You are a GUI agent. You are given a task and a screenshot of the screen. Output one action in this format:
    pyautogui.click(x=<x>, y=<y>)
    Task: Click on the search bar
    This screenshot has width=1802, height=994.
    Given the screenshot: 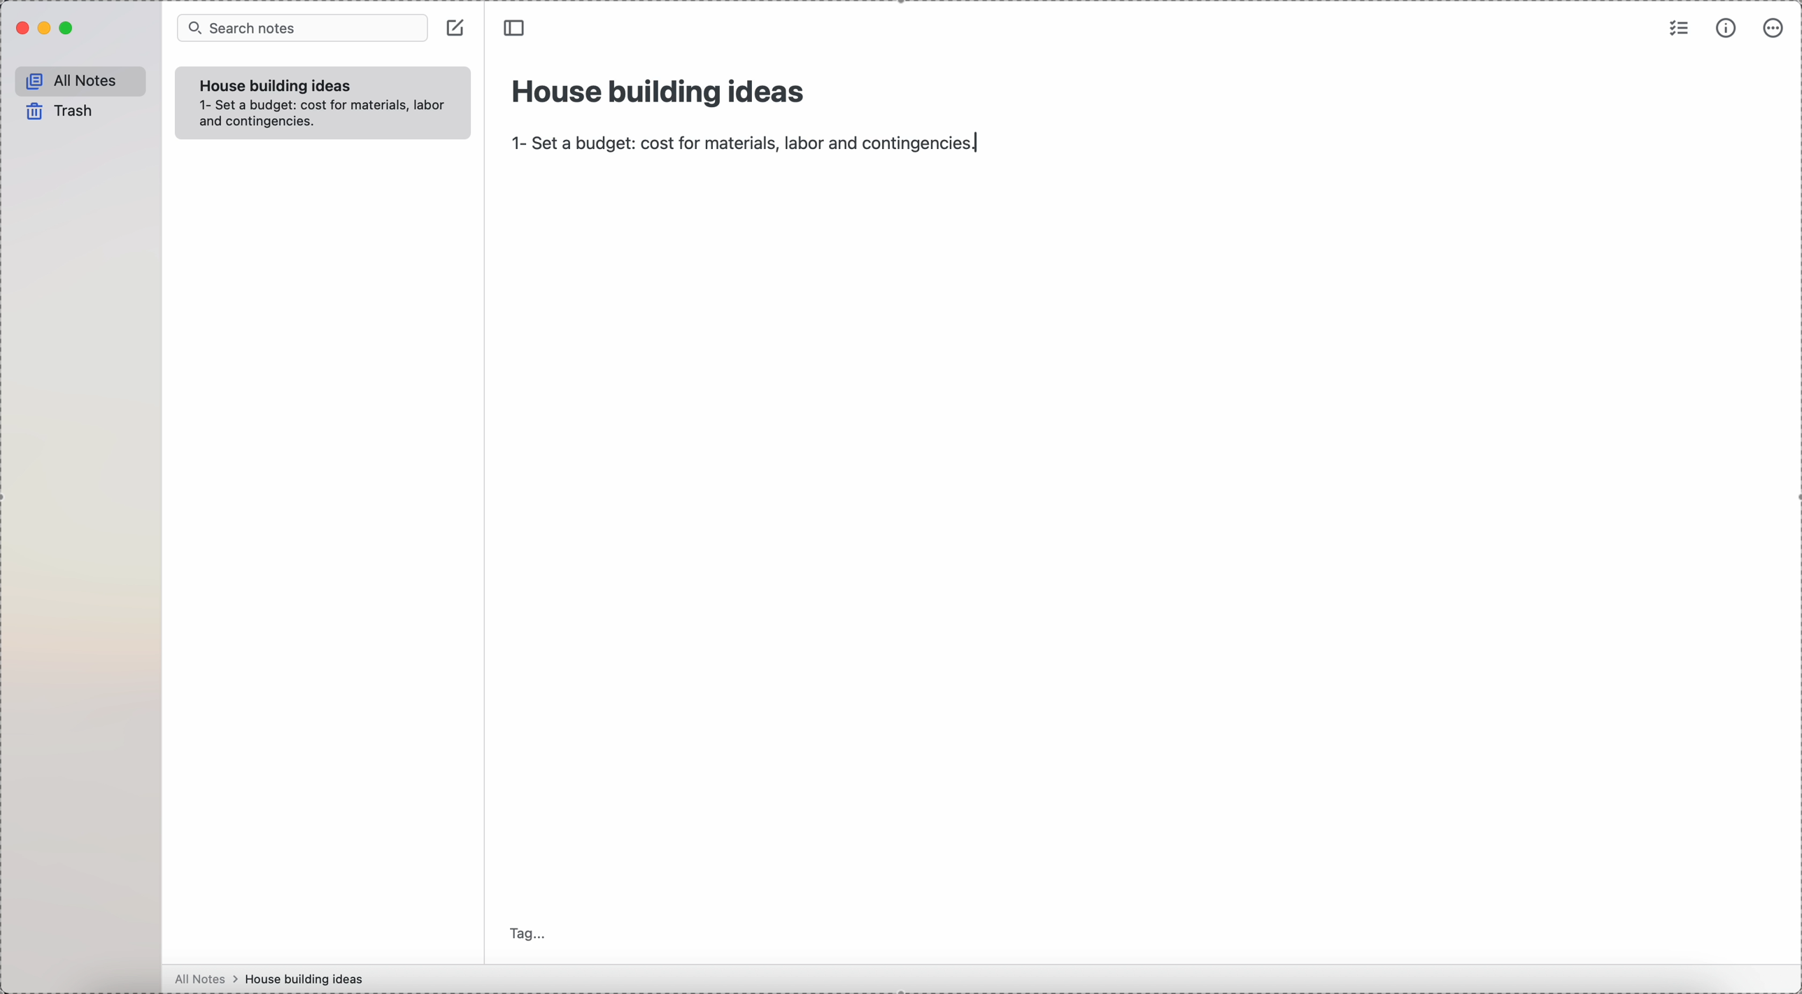 What is the action you would take?
    pyautogui.click(x=301, y=29)
    